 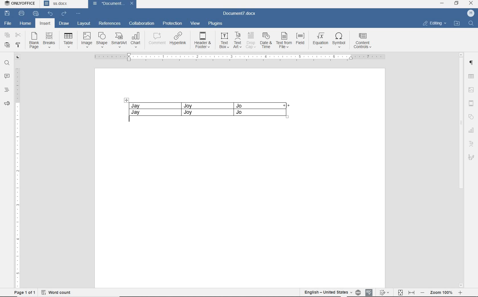 I want to click on TRACK CHANGES, so click(x=385, y=292).